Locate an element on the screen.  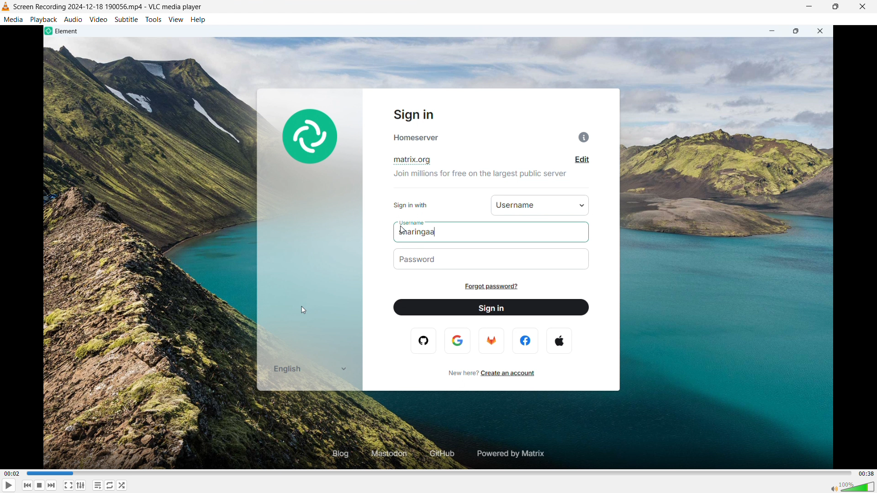
toggle playlist is located at coordinates (98, 486).